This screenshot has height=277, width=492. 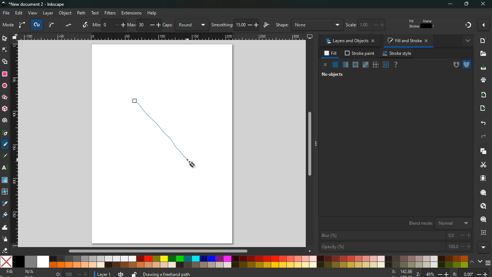 I want to click on dots, so click(x=69, y=26).